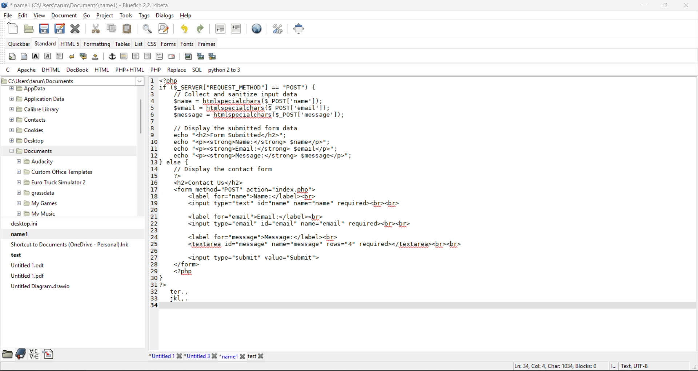 The height and width of the screenshot is (371, 698). I want to click on dialogs, so click(165, 16).